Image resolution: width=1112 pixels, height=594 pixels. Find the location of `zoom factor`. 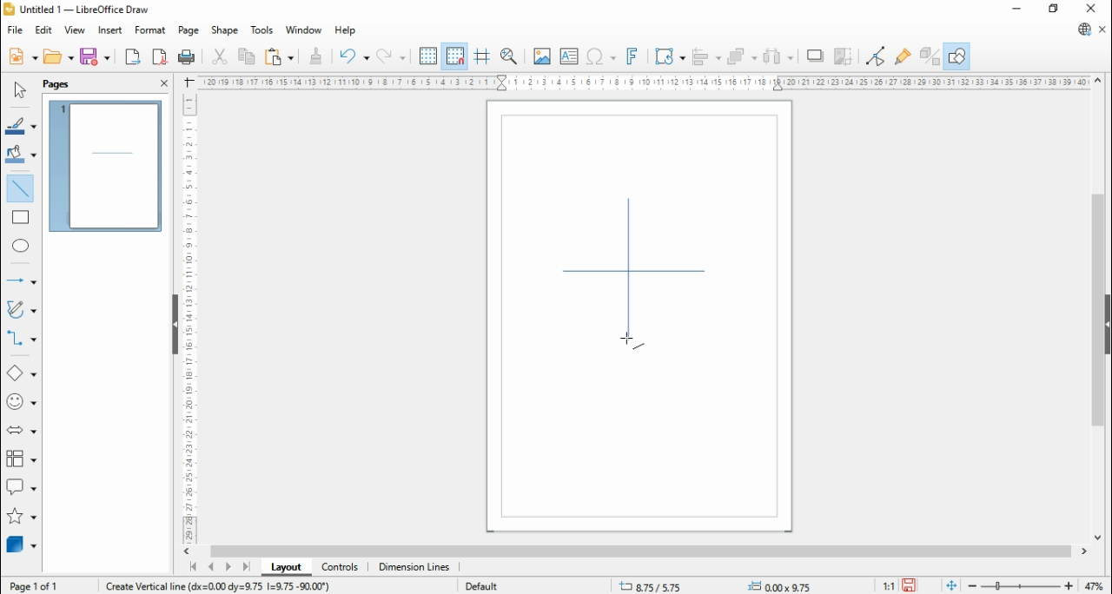

zoom factor is located at coordinates (1096, 585).